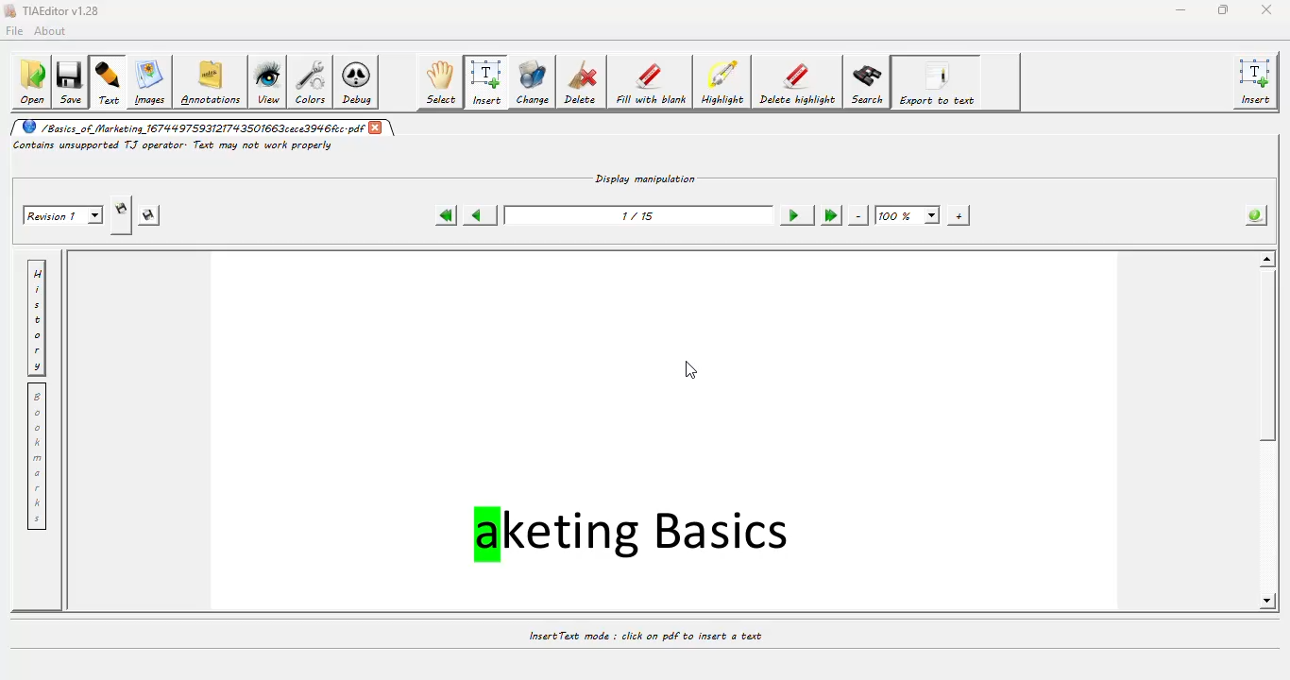 Image resolution: width=1290 pixels, height=680 pixels. What do you see at coordinates (1220, 9) in the screenshot?
I see `maximize` at bounding box center [1220, 9].